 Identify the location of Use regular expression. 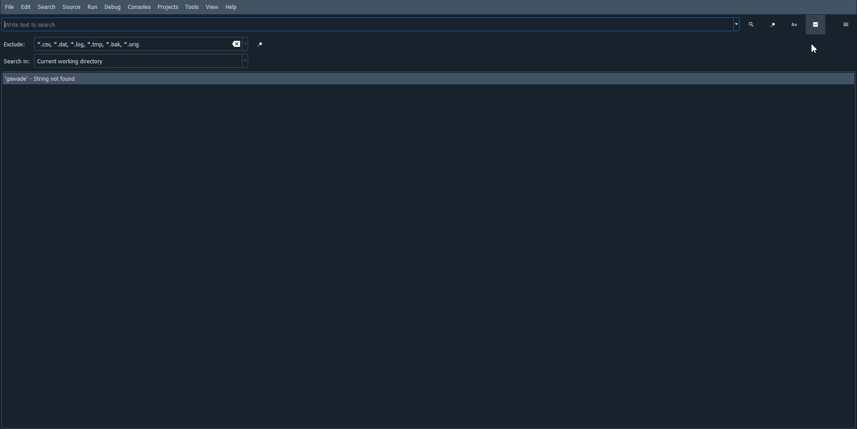
(773, 25).